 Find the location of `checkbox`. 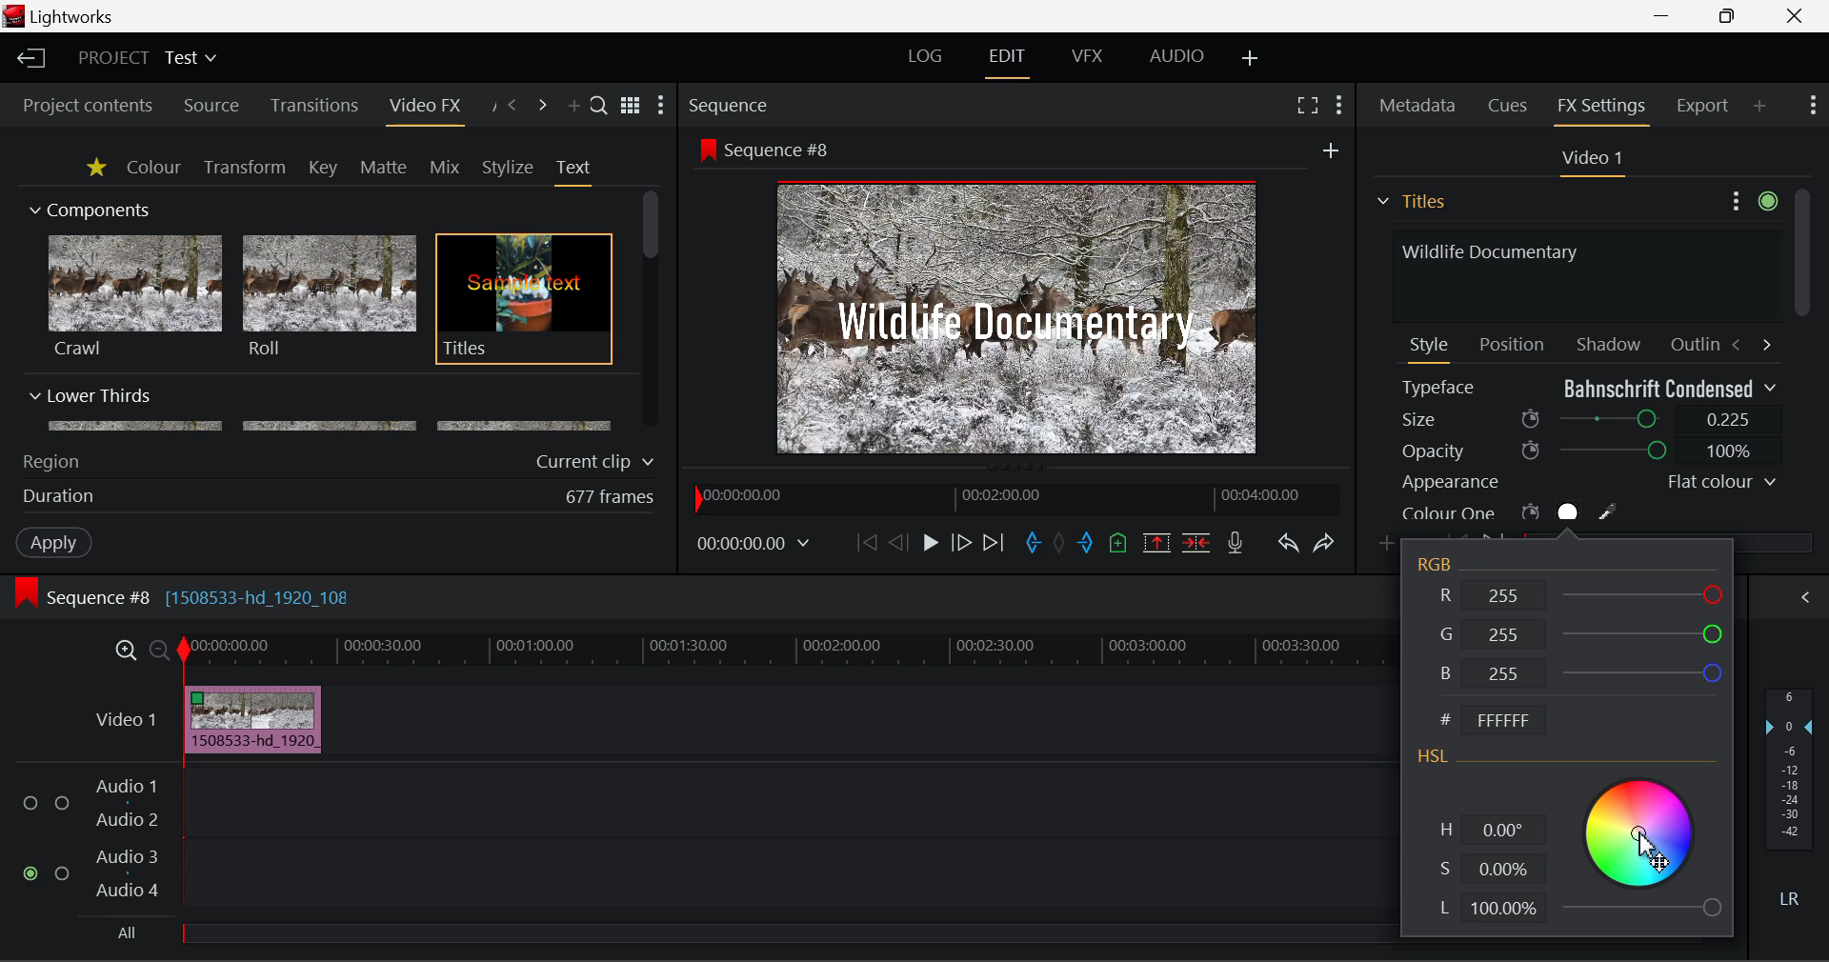

checkbox is located at coordinates (63, 805).